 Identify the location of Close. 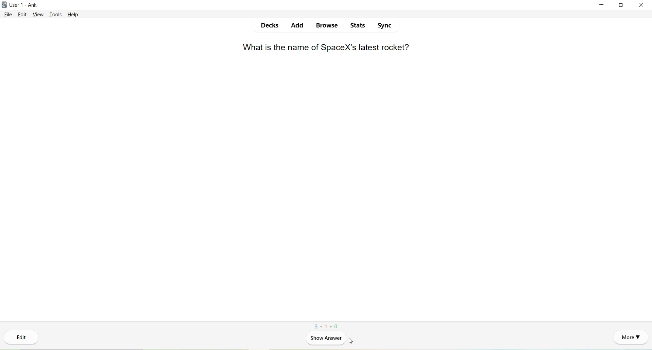
(642, 5).